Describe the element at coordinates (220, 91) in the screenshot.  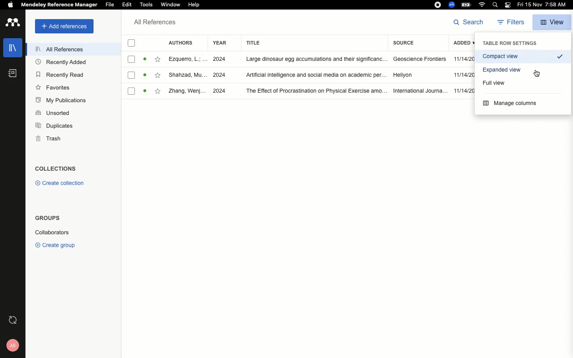
I see `2024` at that location.